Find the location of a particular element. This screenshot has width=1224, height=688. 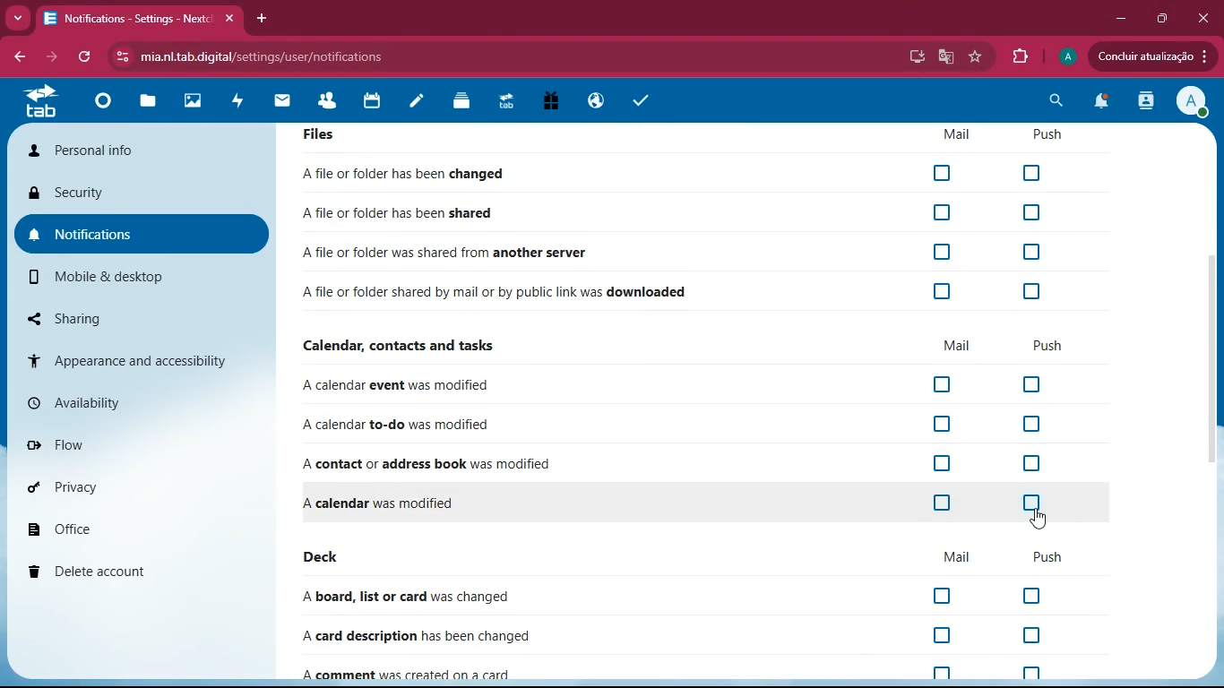

extension is located at coordinates (1020, 54).